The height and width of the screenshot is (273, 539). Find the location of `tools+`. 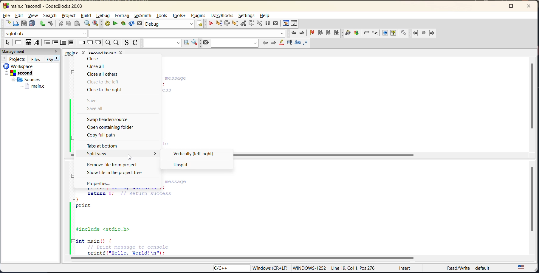

tools+ is located at coordinates (179, 16).